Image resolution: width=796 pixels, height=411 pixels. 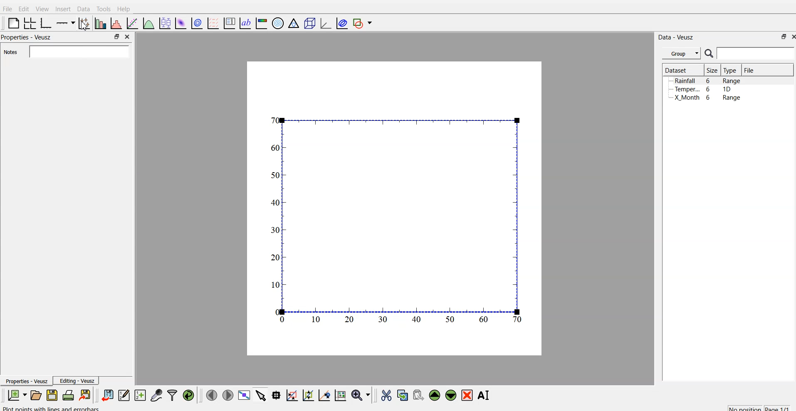 What do you see at coordinates (364, 24) in the screenshot?
I see `add shape to plot` at bounding box center [364, 24].